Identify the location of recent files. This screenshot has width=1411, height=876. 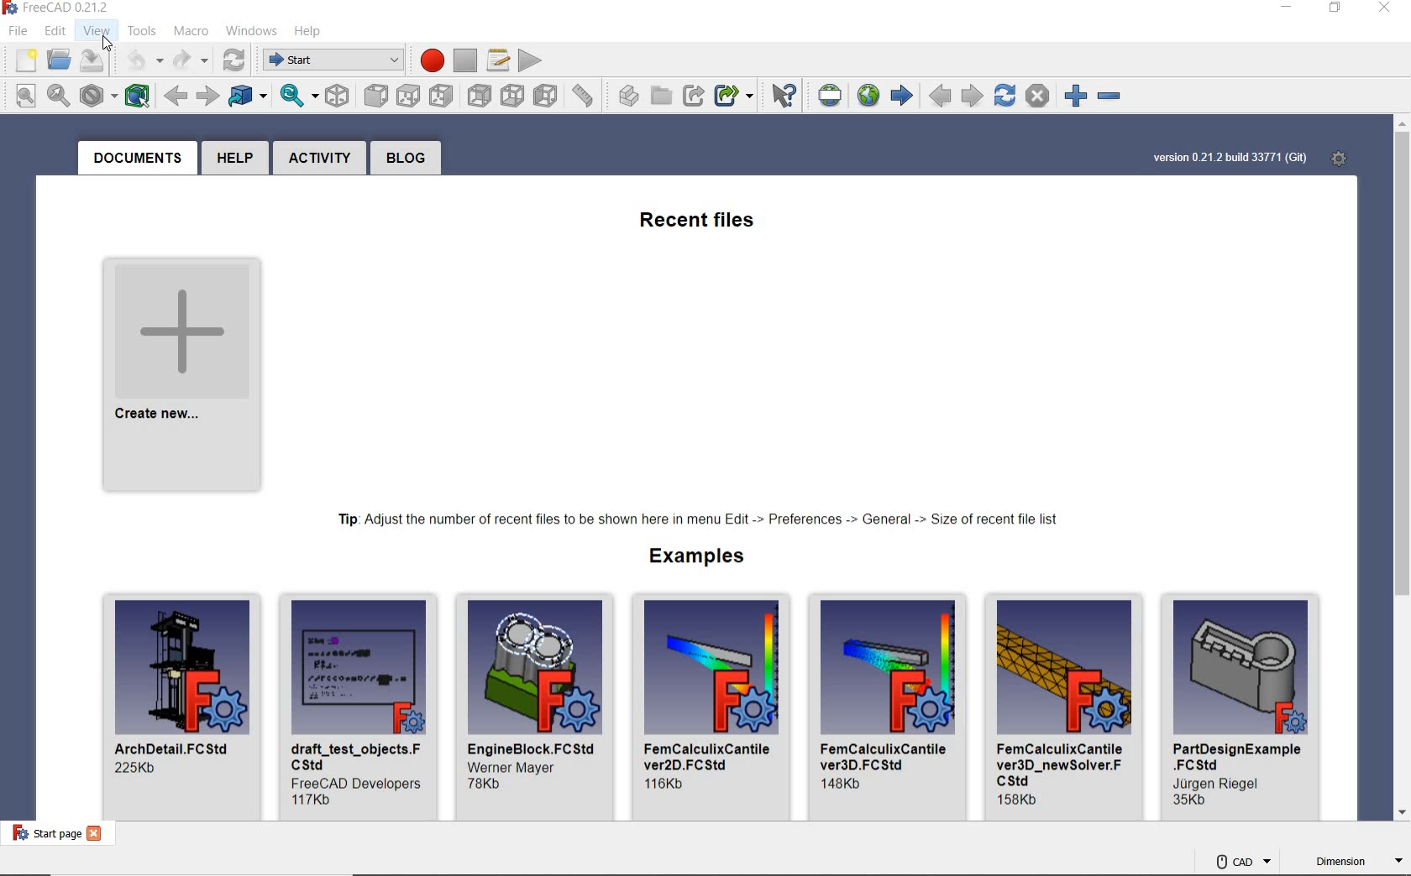
(702, 224).